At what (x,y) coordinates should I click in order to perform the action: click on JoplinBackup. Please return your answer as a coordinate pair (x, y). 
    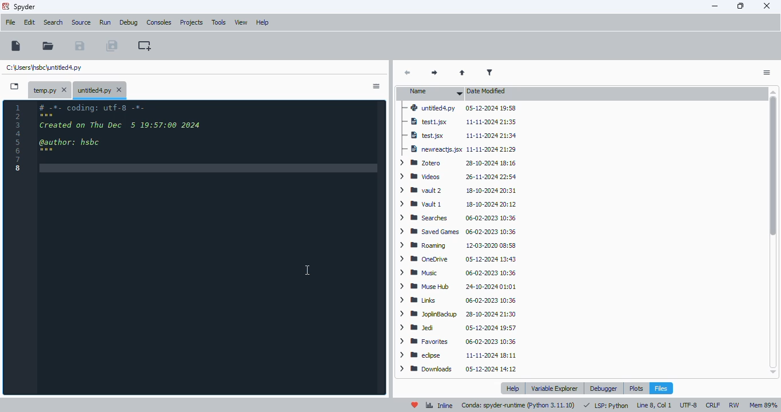
    Looking at the image, I should click on (431, 313).